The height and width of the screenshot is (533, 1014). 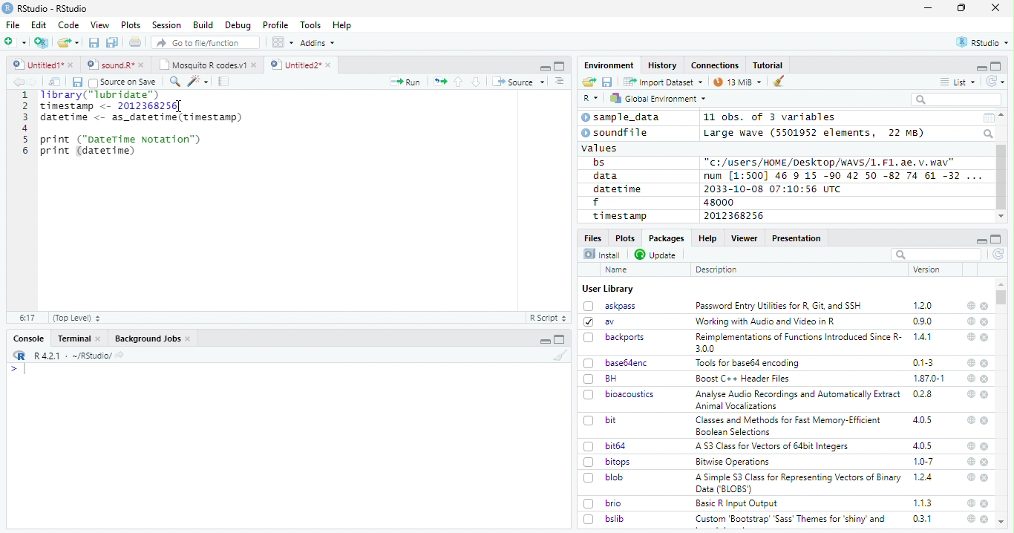 What do you see at coordinates (773, 189) in the screenshot?
I see `2033-10-08 07:10:56 UTC` at bounding box center [773, 189].